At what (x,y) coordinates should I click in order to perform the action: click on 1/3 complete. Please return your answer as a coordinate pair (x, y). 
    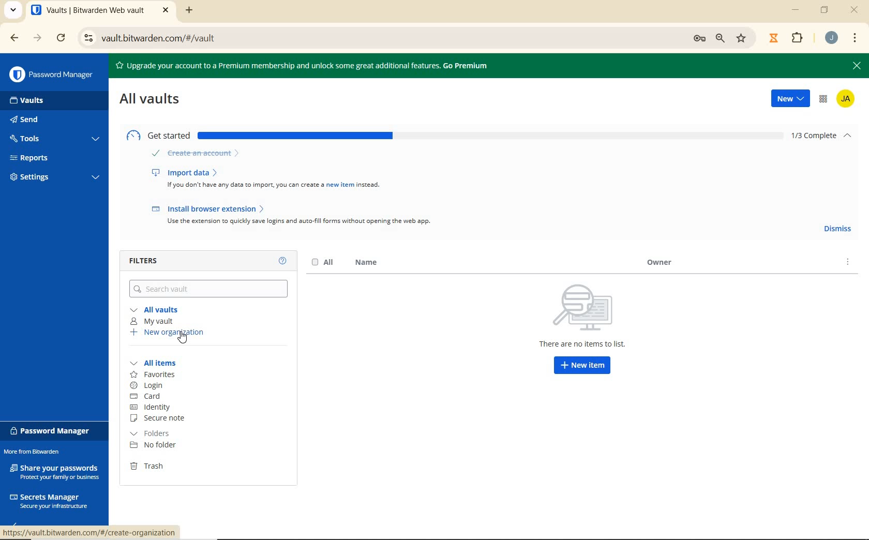
    Looking at the image, I should click on (825, 136).